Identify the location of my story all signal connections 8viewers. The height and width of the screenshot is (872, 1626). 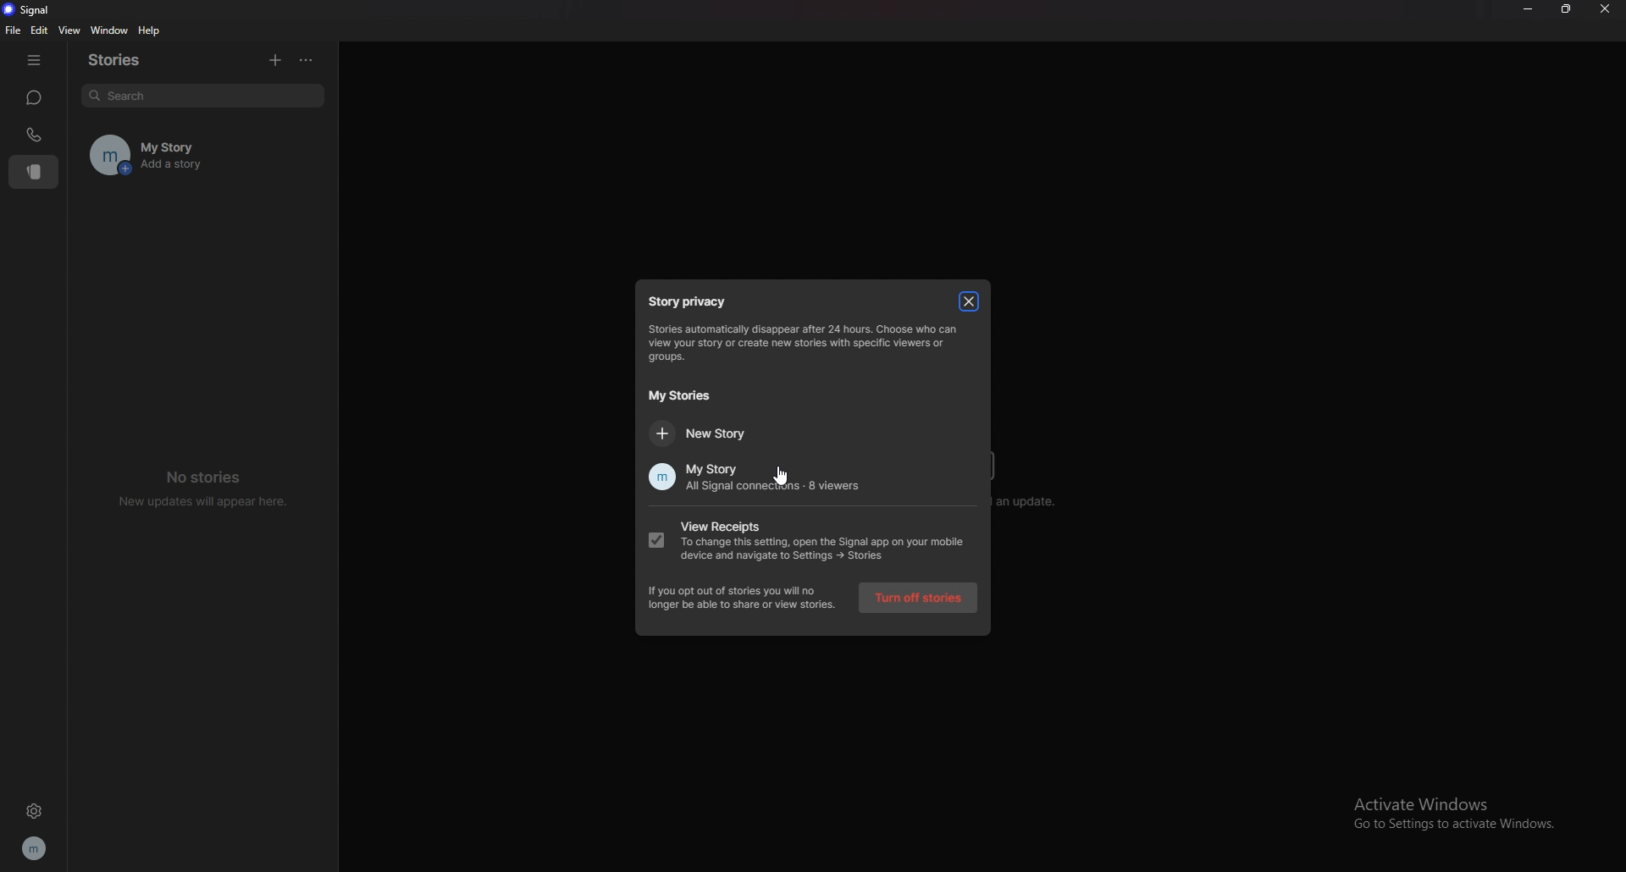
(764, 477).